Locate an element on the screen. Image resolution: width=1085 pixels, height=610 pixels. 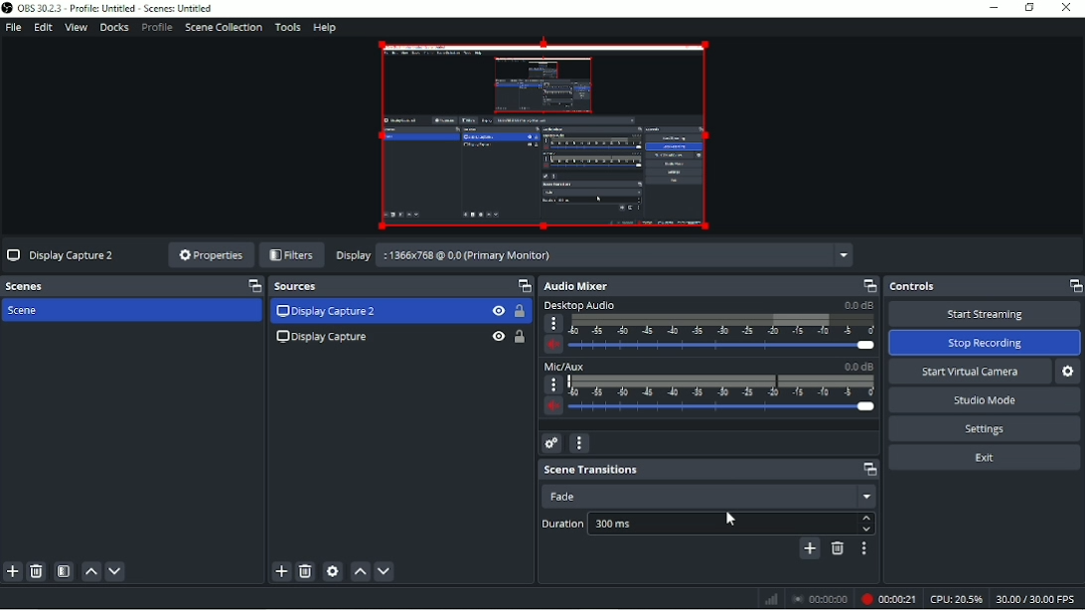
Edit is located at coordinates (43, 27).